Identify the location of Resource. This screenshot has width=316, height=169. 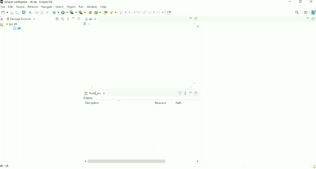
(161, 103).